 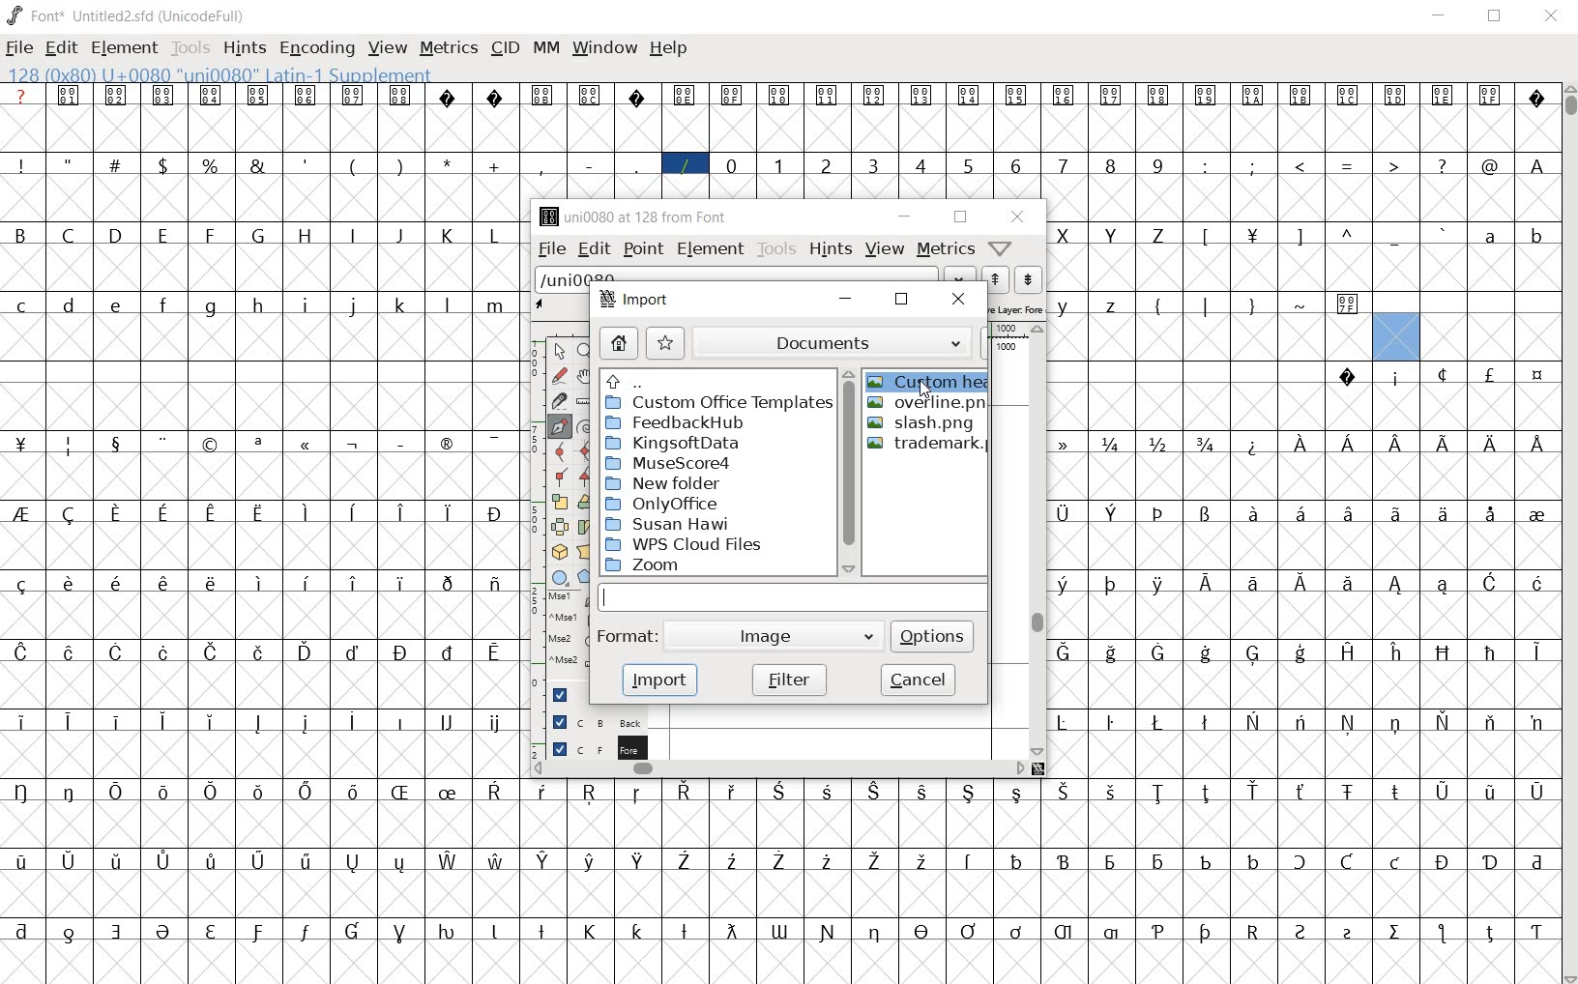 What do you see at coordinates (353, 931) in the screenshot?
I see `glyph` at bounding box center [353, 931].